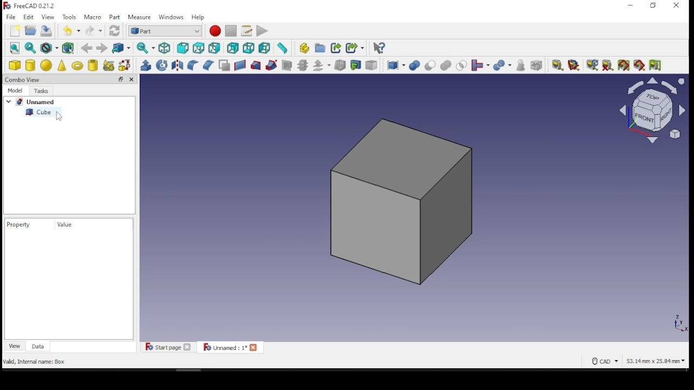 The image size is (694, 390). Describe the element at coordinates (522, 66) in the screenshot. I see `check geometry` at that location.